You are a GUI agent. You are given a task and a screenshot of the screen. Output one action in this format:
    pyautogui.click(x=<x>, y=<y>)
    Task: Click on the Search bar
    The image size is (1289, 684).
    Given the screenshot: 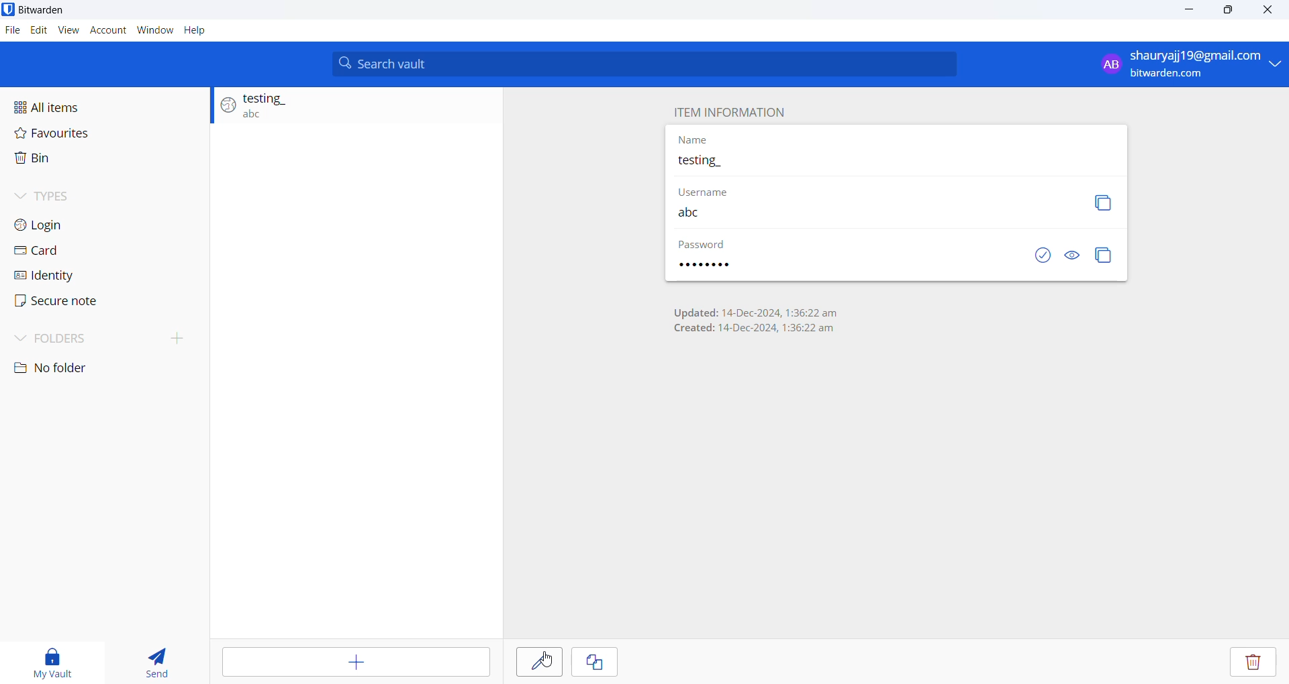 What is the action you would take?
    pyautogui.click(x=645, y=64)
    